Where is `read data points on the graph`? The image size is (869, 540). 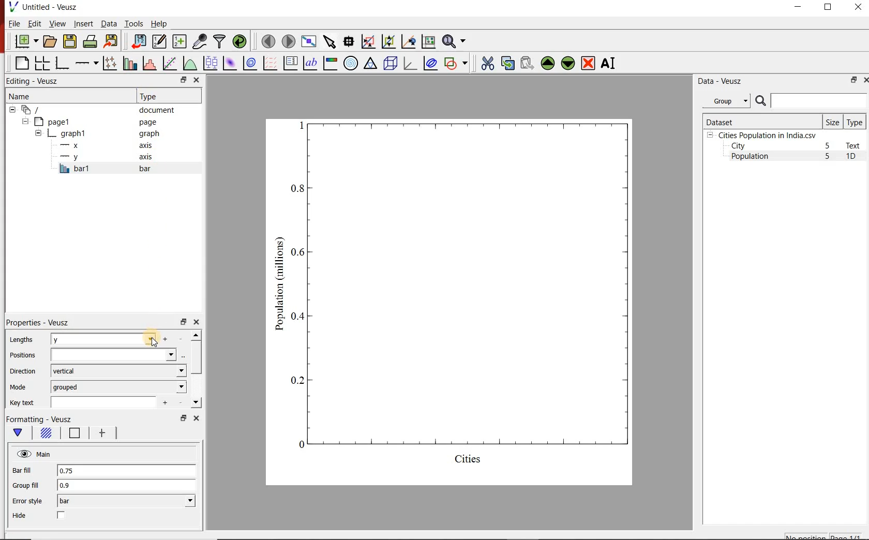
read data points on the graph is located at coordinates (348, 40).